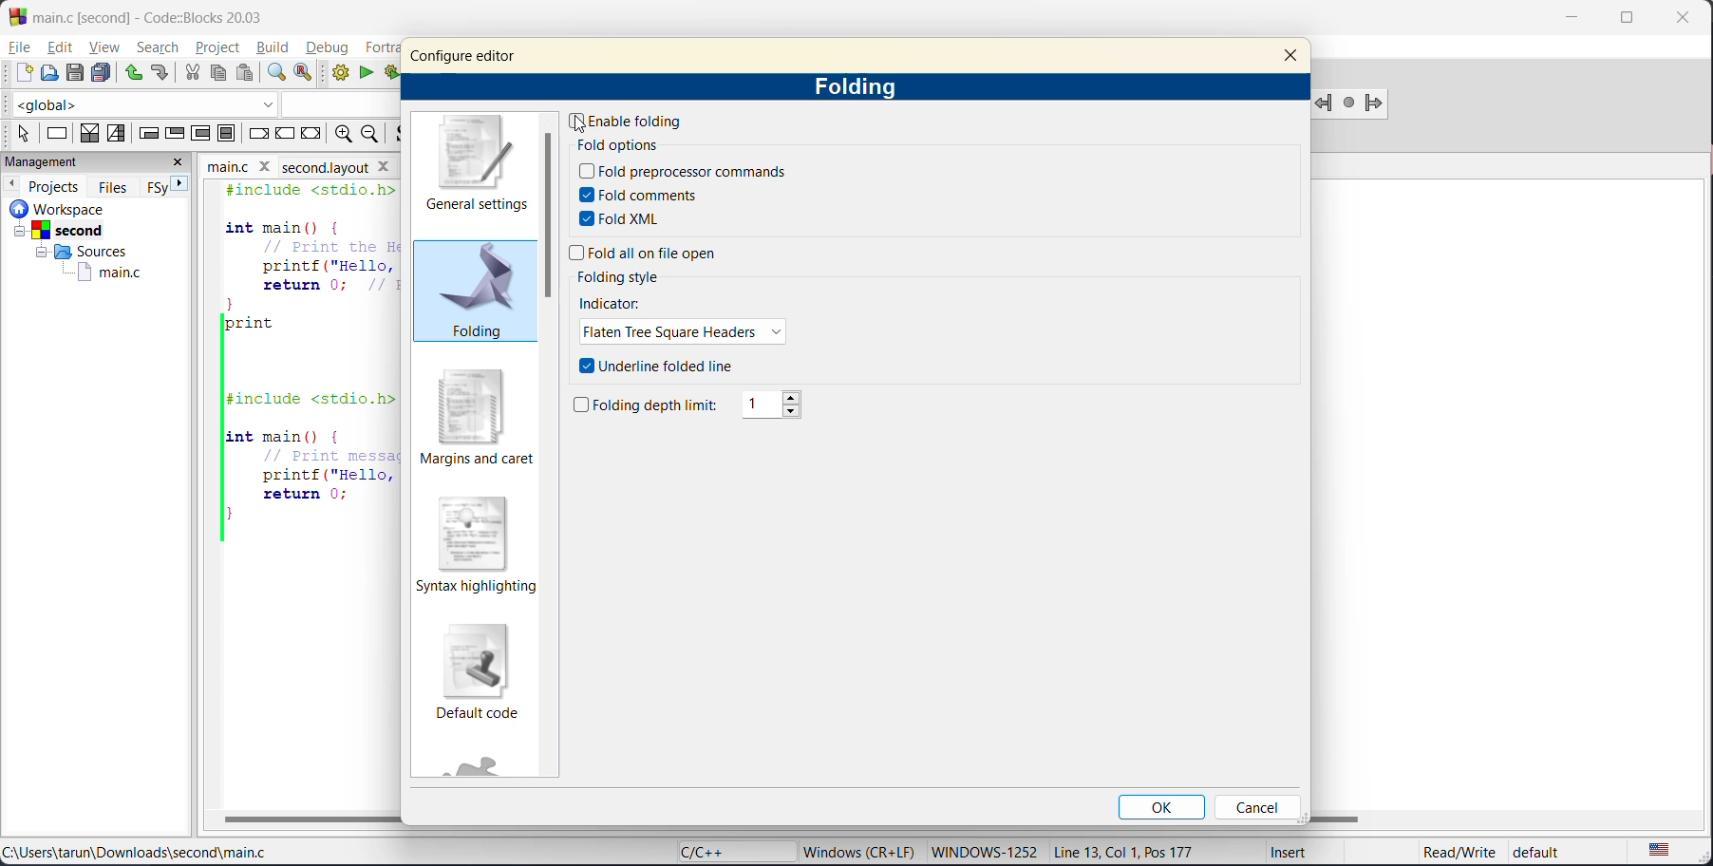  What do you see at coordinates (1282, 855) in the screenshot?
I see `Insert` at bounding box center [1282, 855].